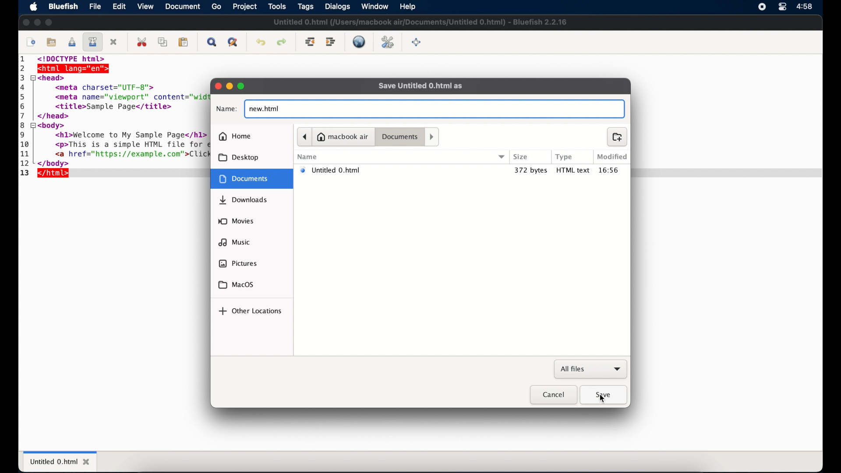 Image resolution: width=841 pixels, height=473 pixels. What do you see at coordinates (53, 116) in the screenshot?
I see `</head>` at bounding box center [53, 116].